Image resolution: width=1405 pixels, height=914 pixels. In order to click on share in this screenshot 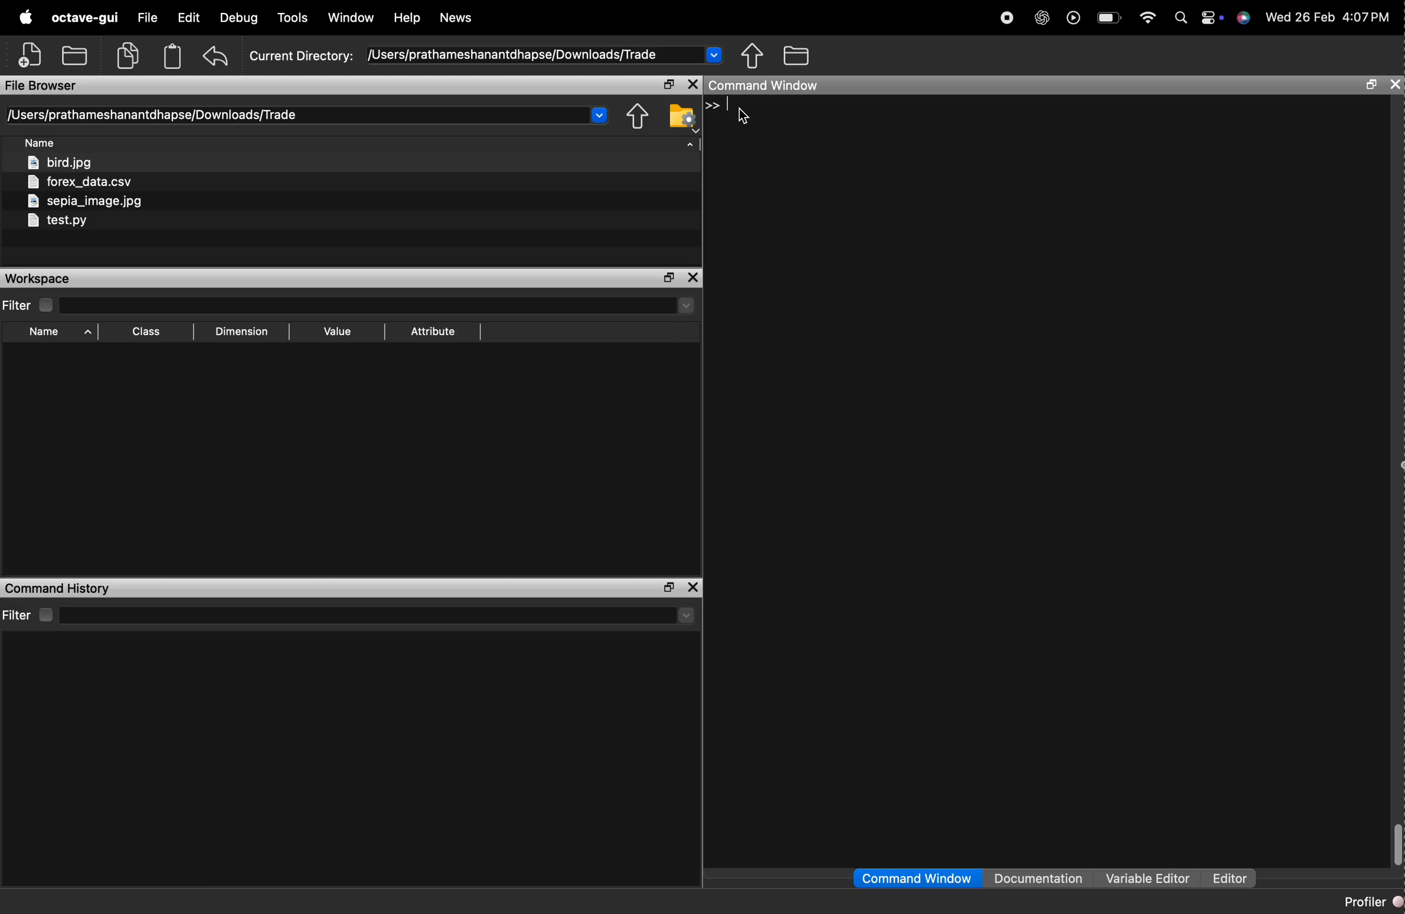, I will do `click(752, 54)`.